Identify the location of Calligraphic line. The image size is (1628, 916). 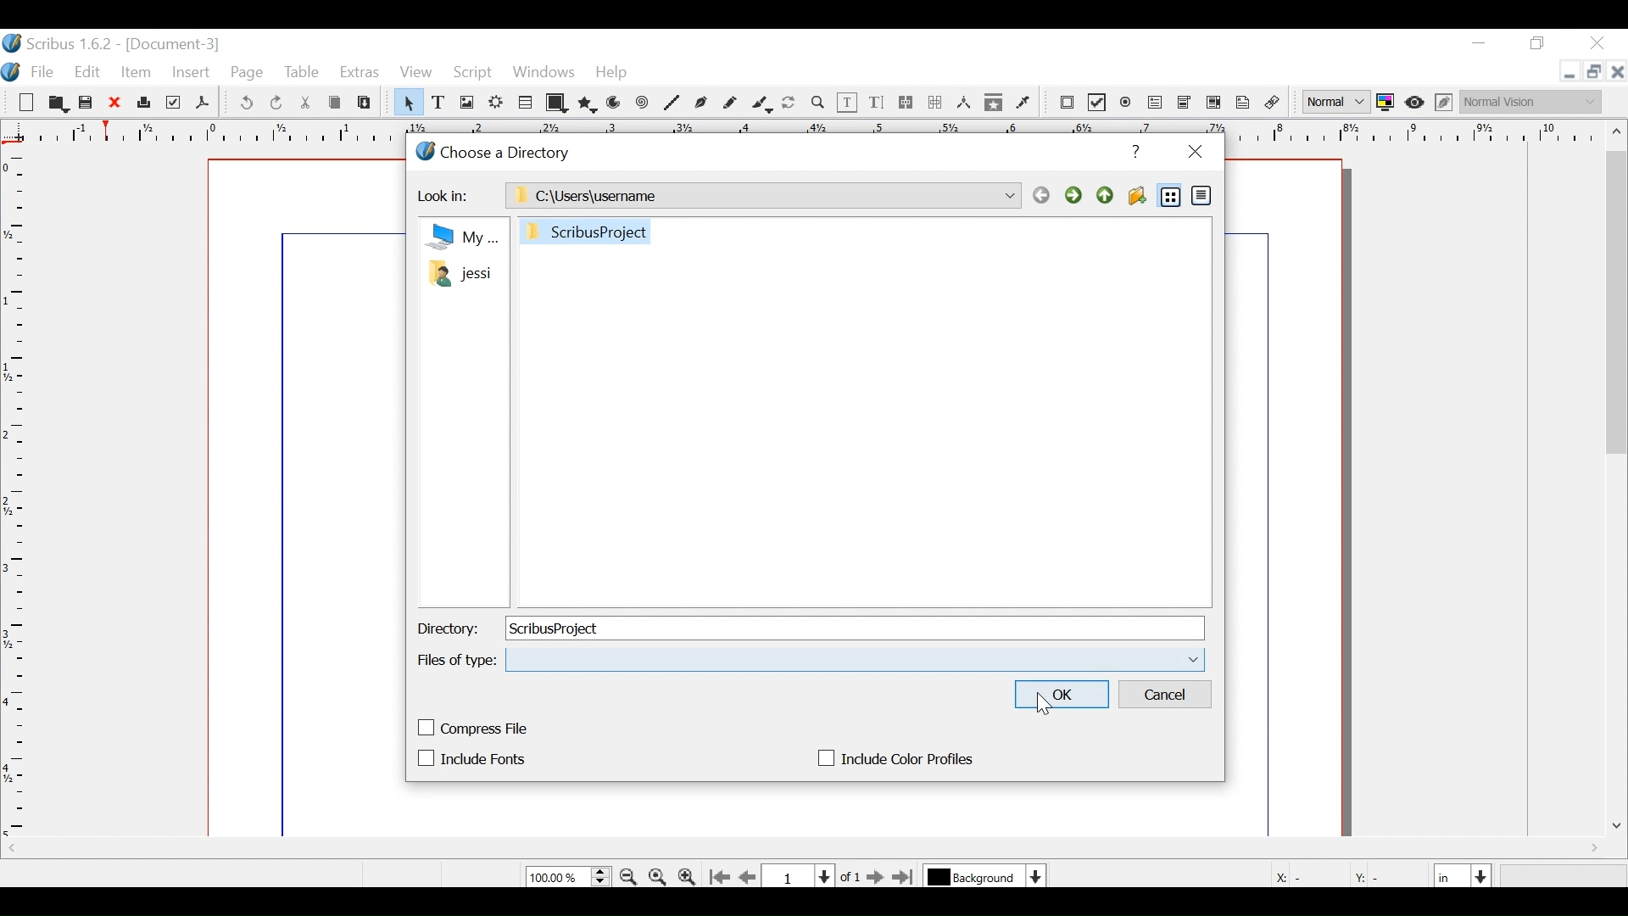
(762, 104).